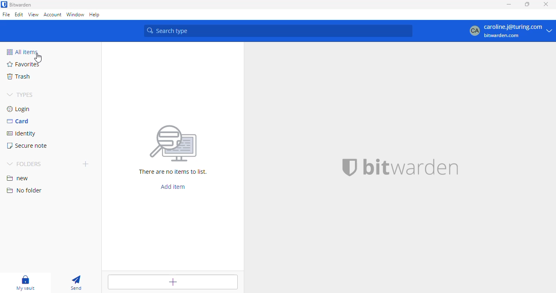  What do you see at coordinates (85, 164) in the screenshot?
I see `add folder` at bounding box center [85, 164].